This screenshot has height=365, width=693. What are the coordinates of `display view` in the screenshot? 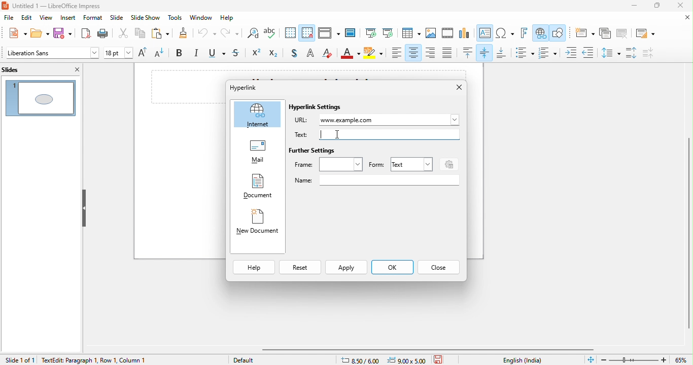 It's located at (328, 34).